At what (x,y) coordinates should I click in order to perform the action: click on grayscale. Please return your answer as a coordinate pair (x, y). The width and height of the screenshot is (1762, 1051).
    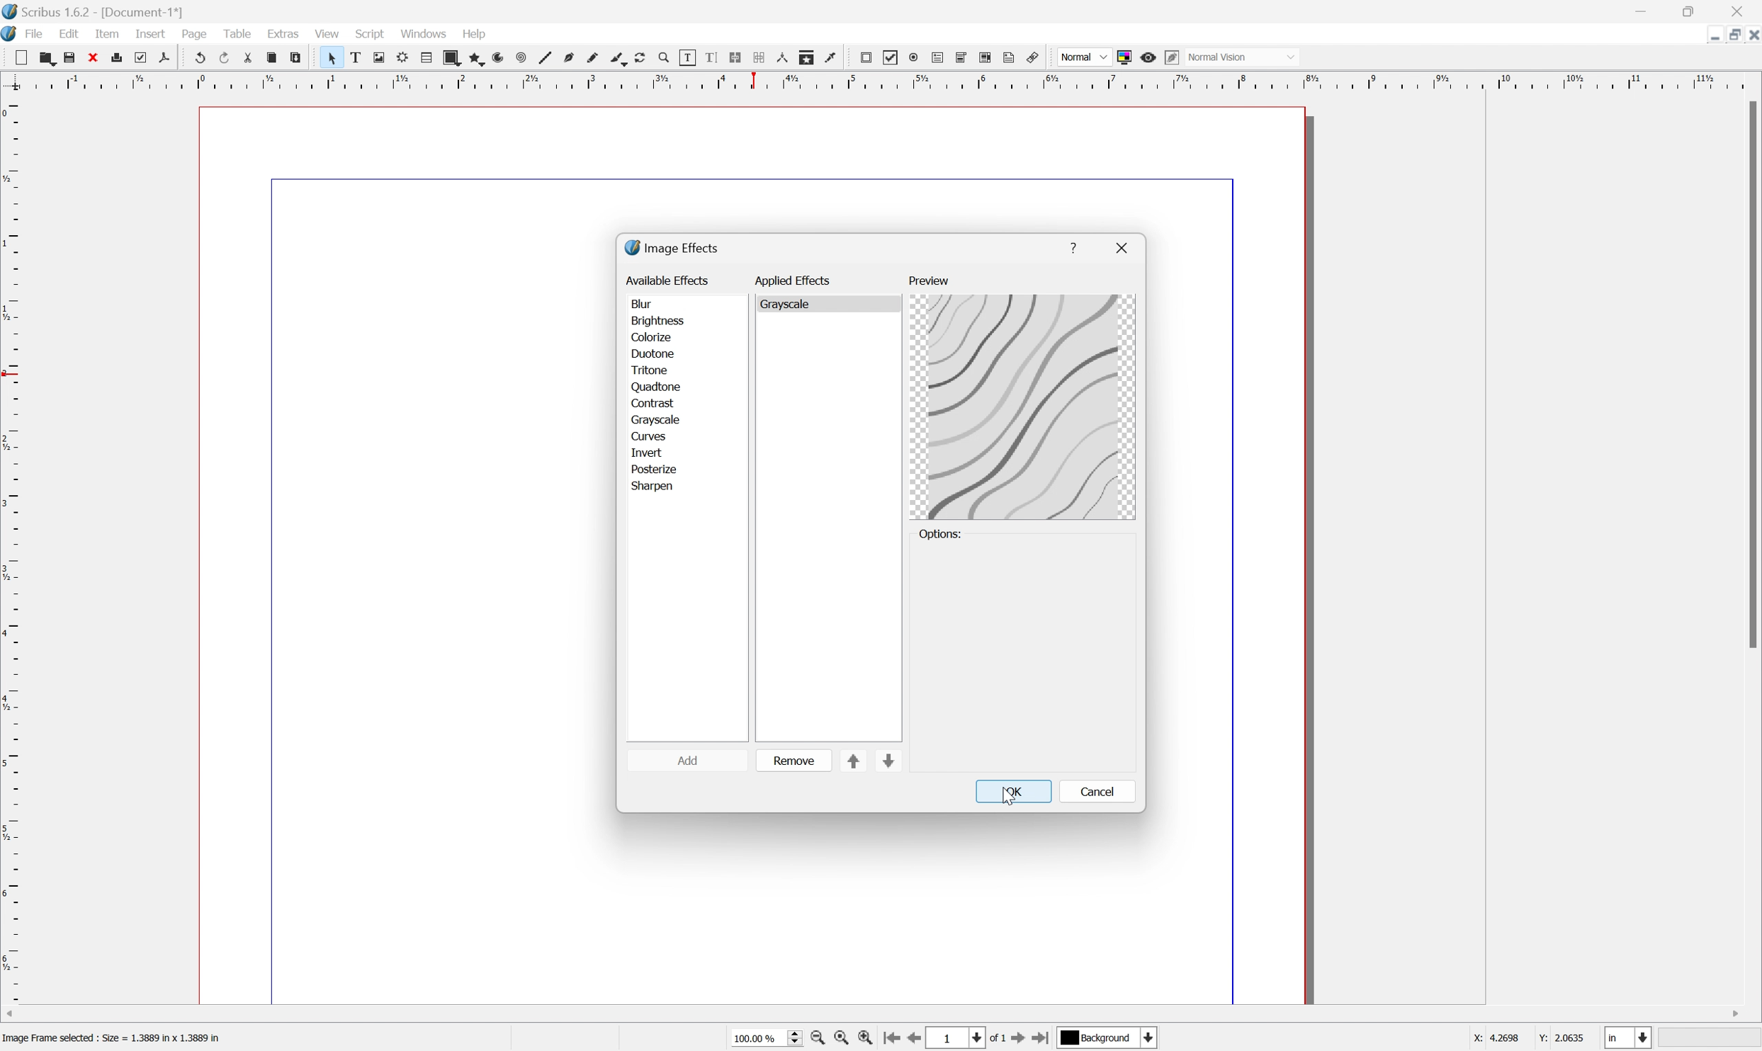
    Looking at the image, I should click on (792, 303).